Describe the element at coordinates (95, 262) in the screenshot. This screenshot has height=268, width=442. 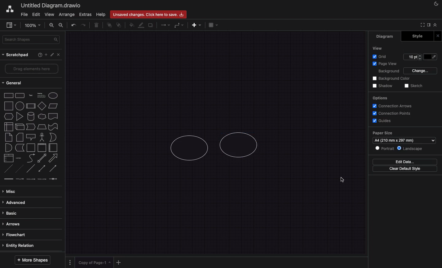
I see `copy of page-1` at that location.